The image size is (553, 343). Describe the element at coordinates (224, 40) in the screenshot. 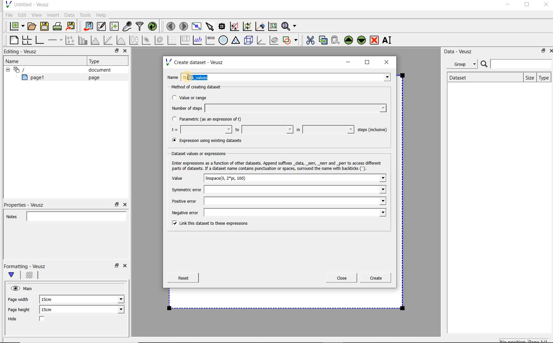

I see `polar graph` at that location.